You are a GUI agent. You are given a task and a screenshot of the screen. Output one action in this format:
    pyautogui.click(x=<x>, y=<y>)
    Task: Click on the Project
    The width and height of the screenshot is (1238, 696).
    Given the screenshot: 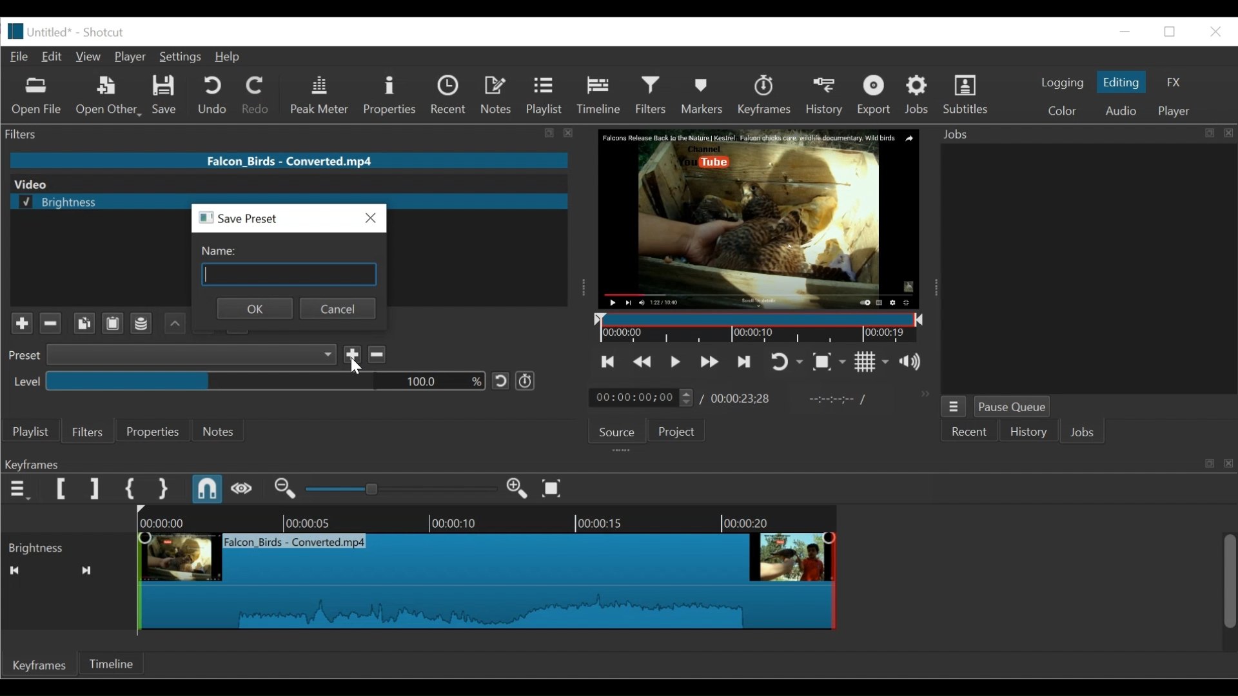 What is the action you would take?
    pyautogui.click(x=676, y=430)
    